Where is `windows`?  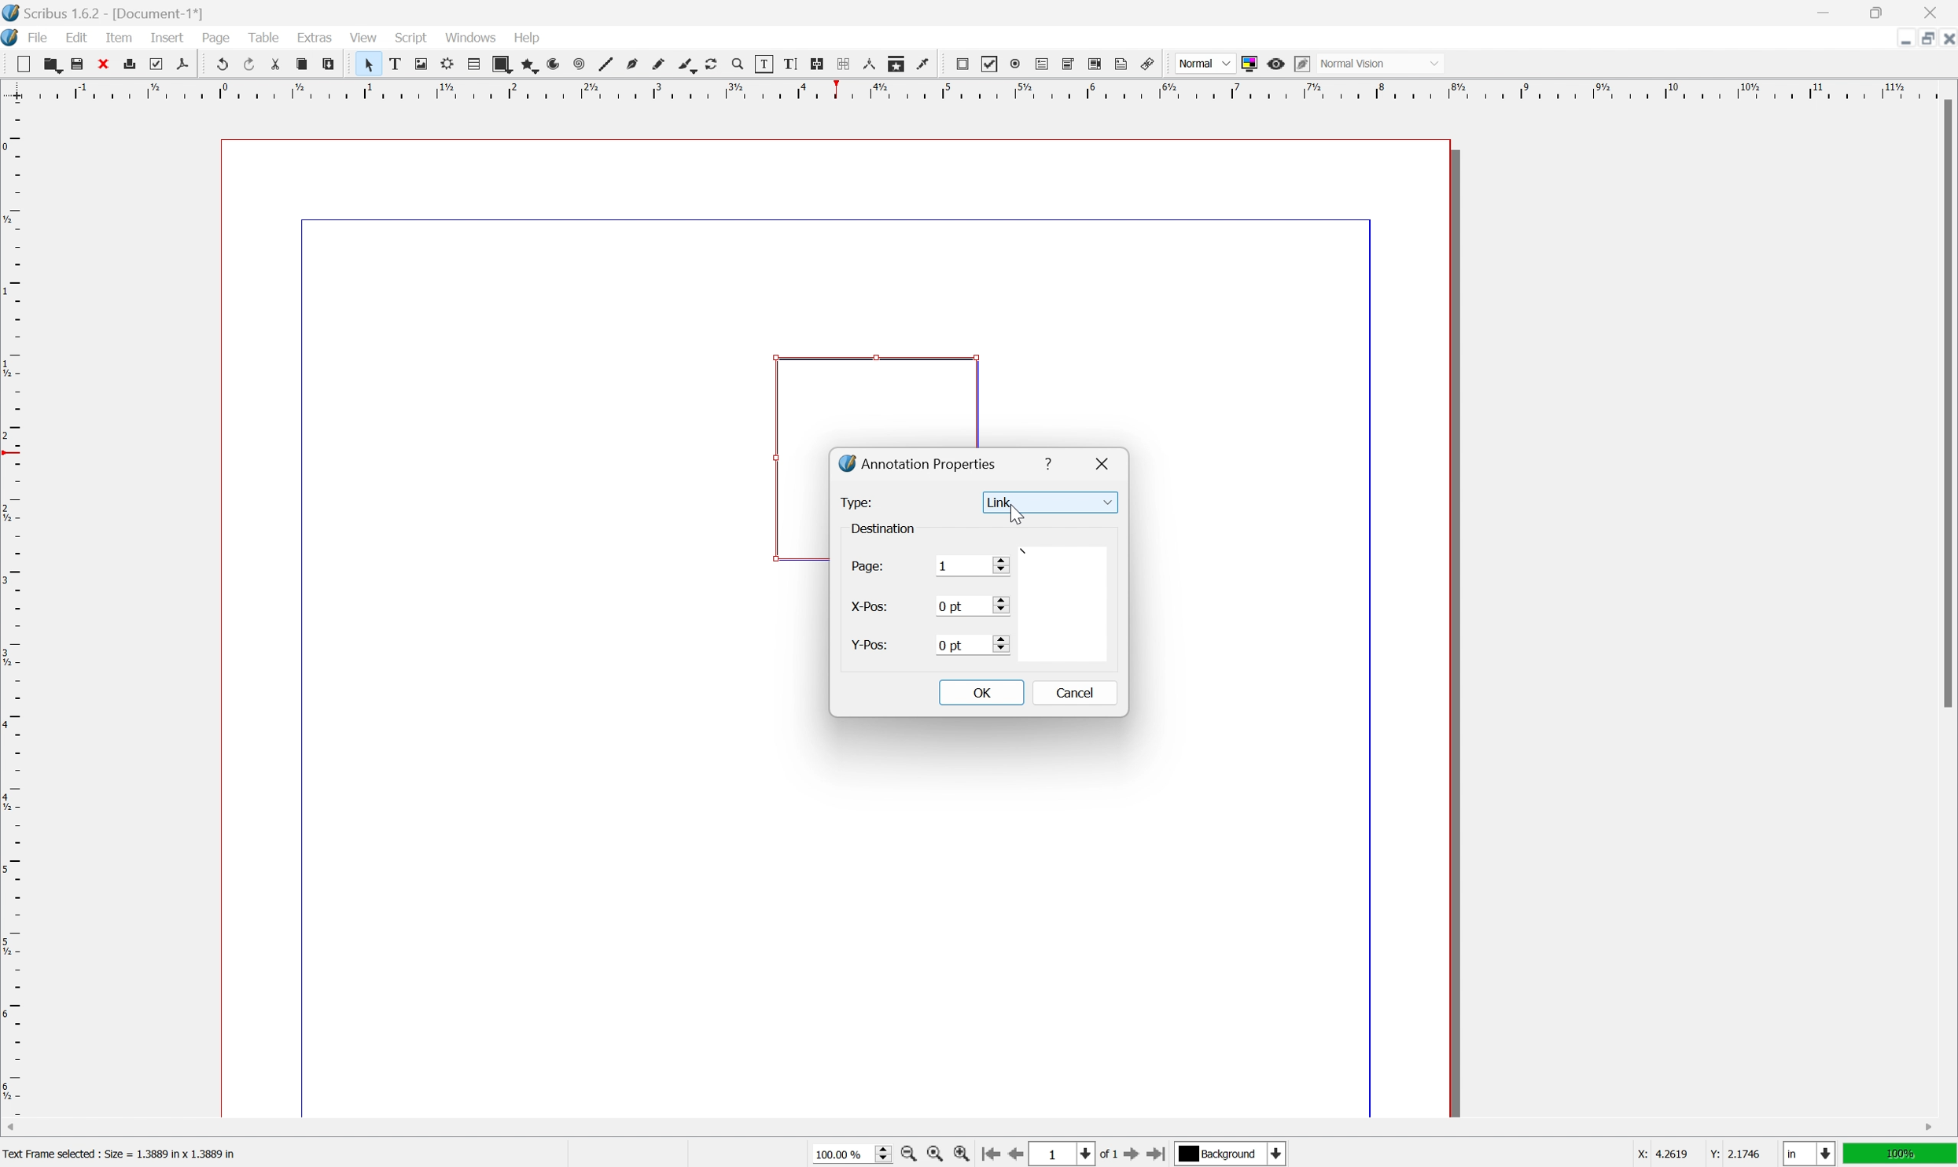
windows is located at coordinates (471, 36).